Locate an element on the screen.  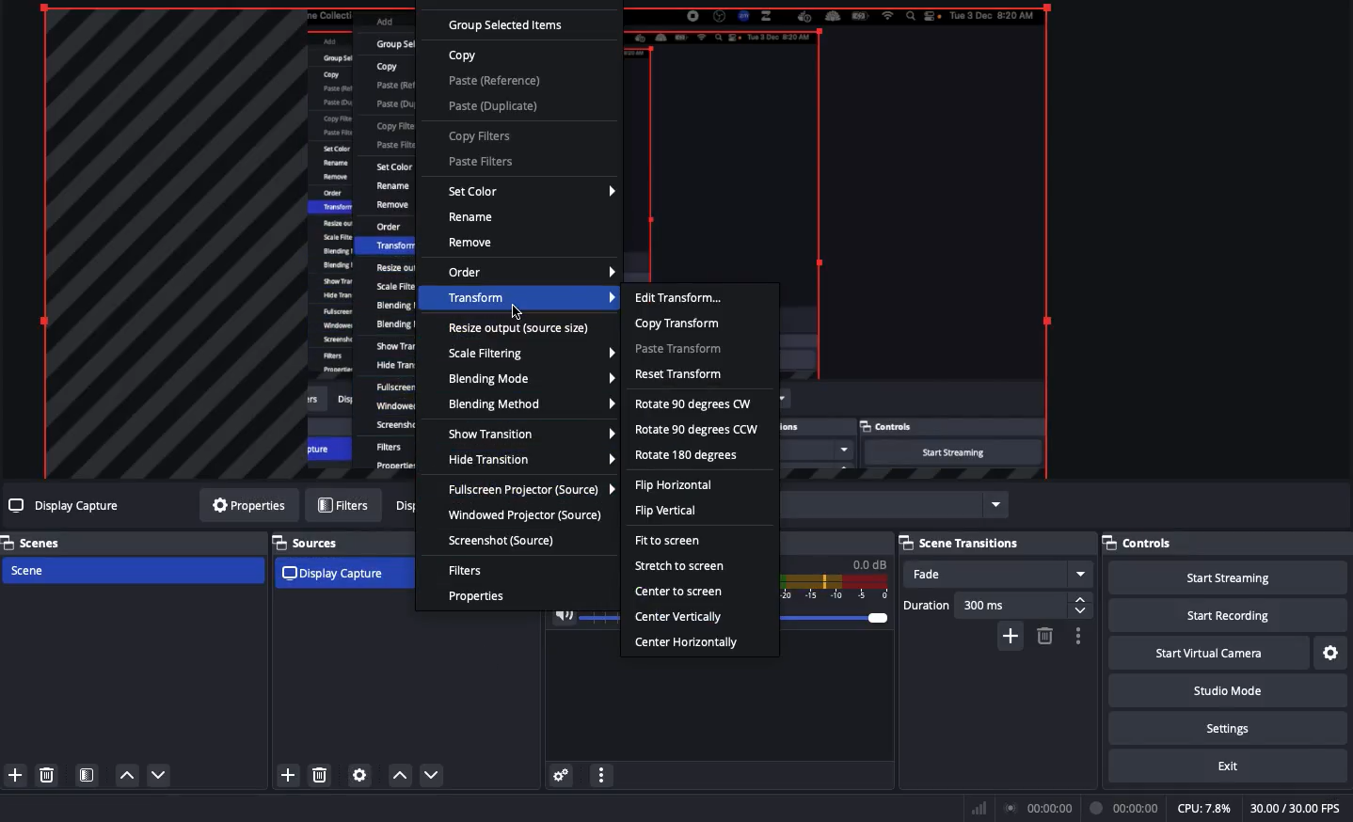
Bar is located at coordinates (977, 808).